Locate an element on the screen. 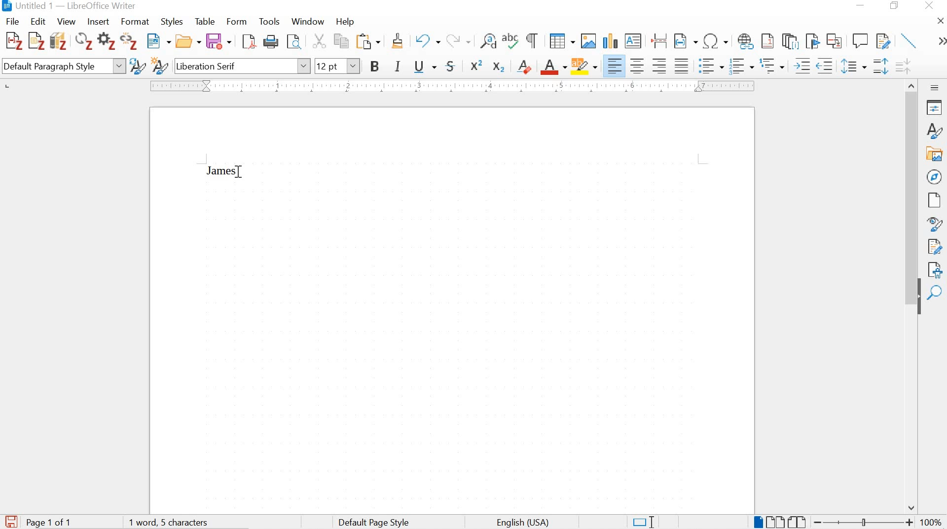  align left is located at coordinates (616, 66).